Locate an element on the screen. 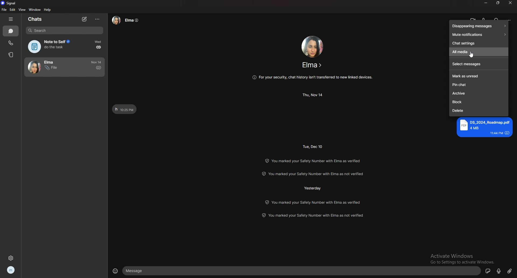 Image resolution: width=517 pixels, height=278 pixels. edit is located at coordinates (12, 10).